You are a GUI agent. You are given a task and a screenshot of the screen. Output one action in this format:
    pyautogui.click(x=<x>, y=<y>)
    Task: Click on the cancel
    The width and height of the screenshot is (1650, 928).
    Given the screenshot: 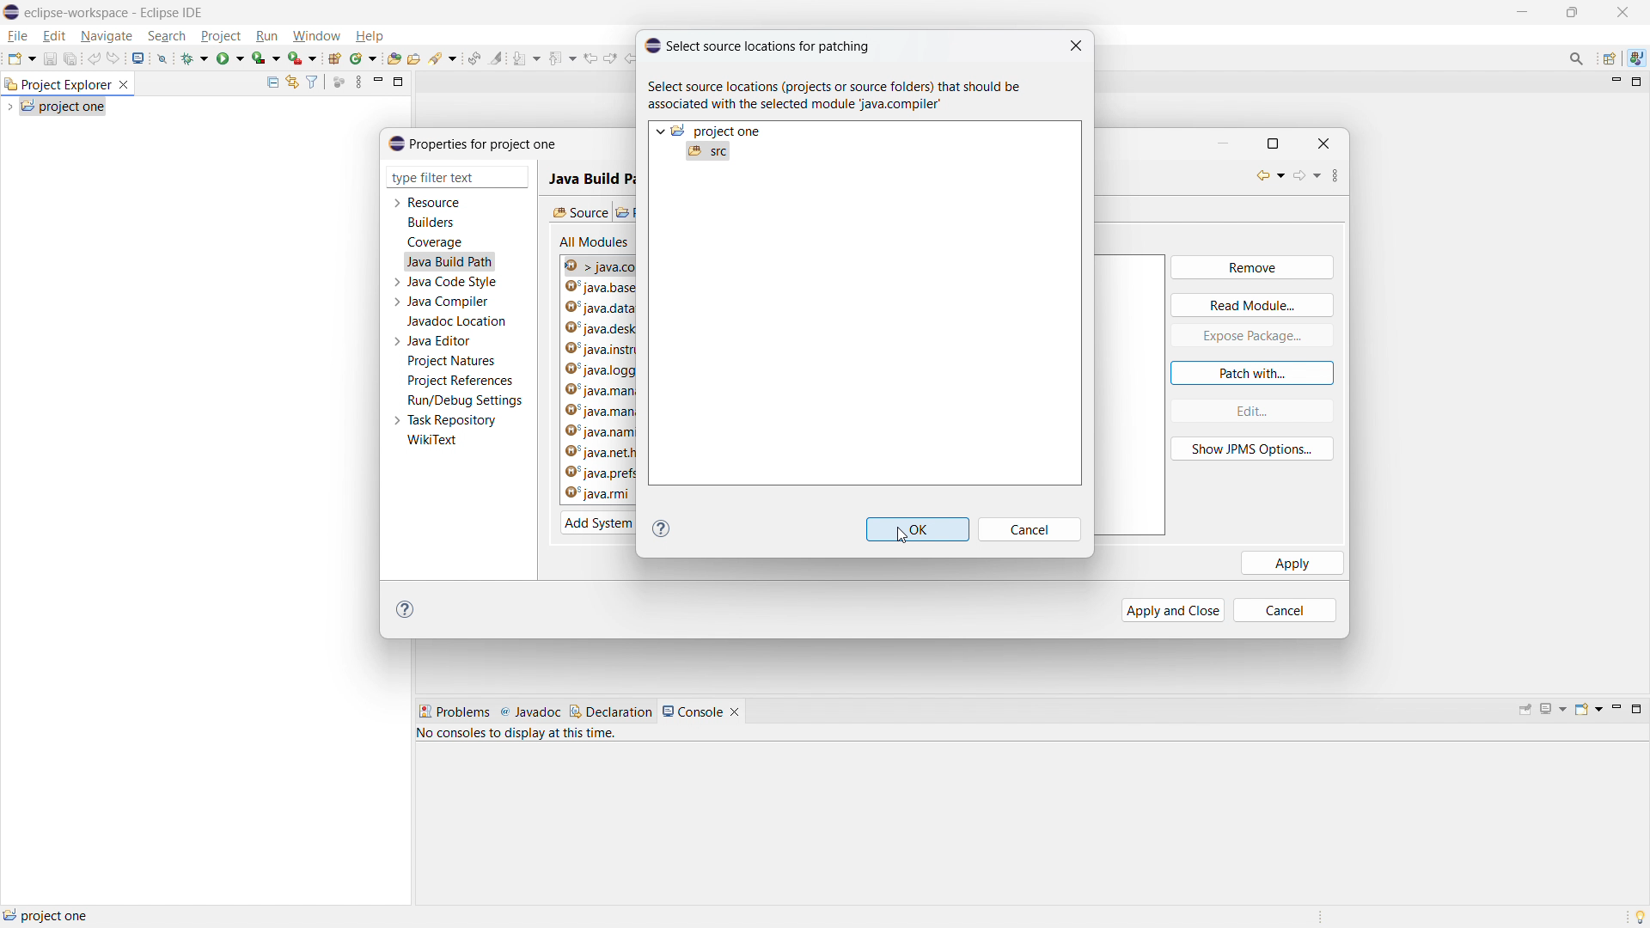 What is the action you would take?
    pyautogui.click(x=1031, y=530)
    